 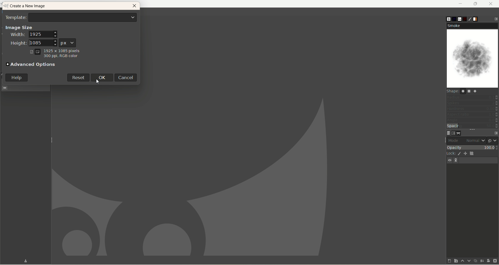 I want to click on aspect ratio, so click(x=472, y=115).